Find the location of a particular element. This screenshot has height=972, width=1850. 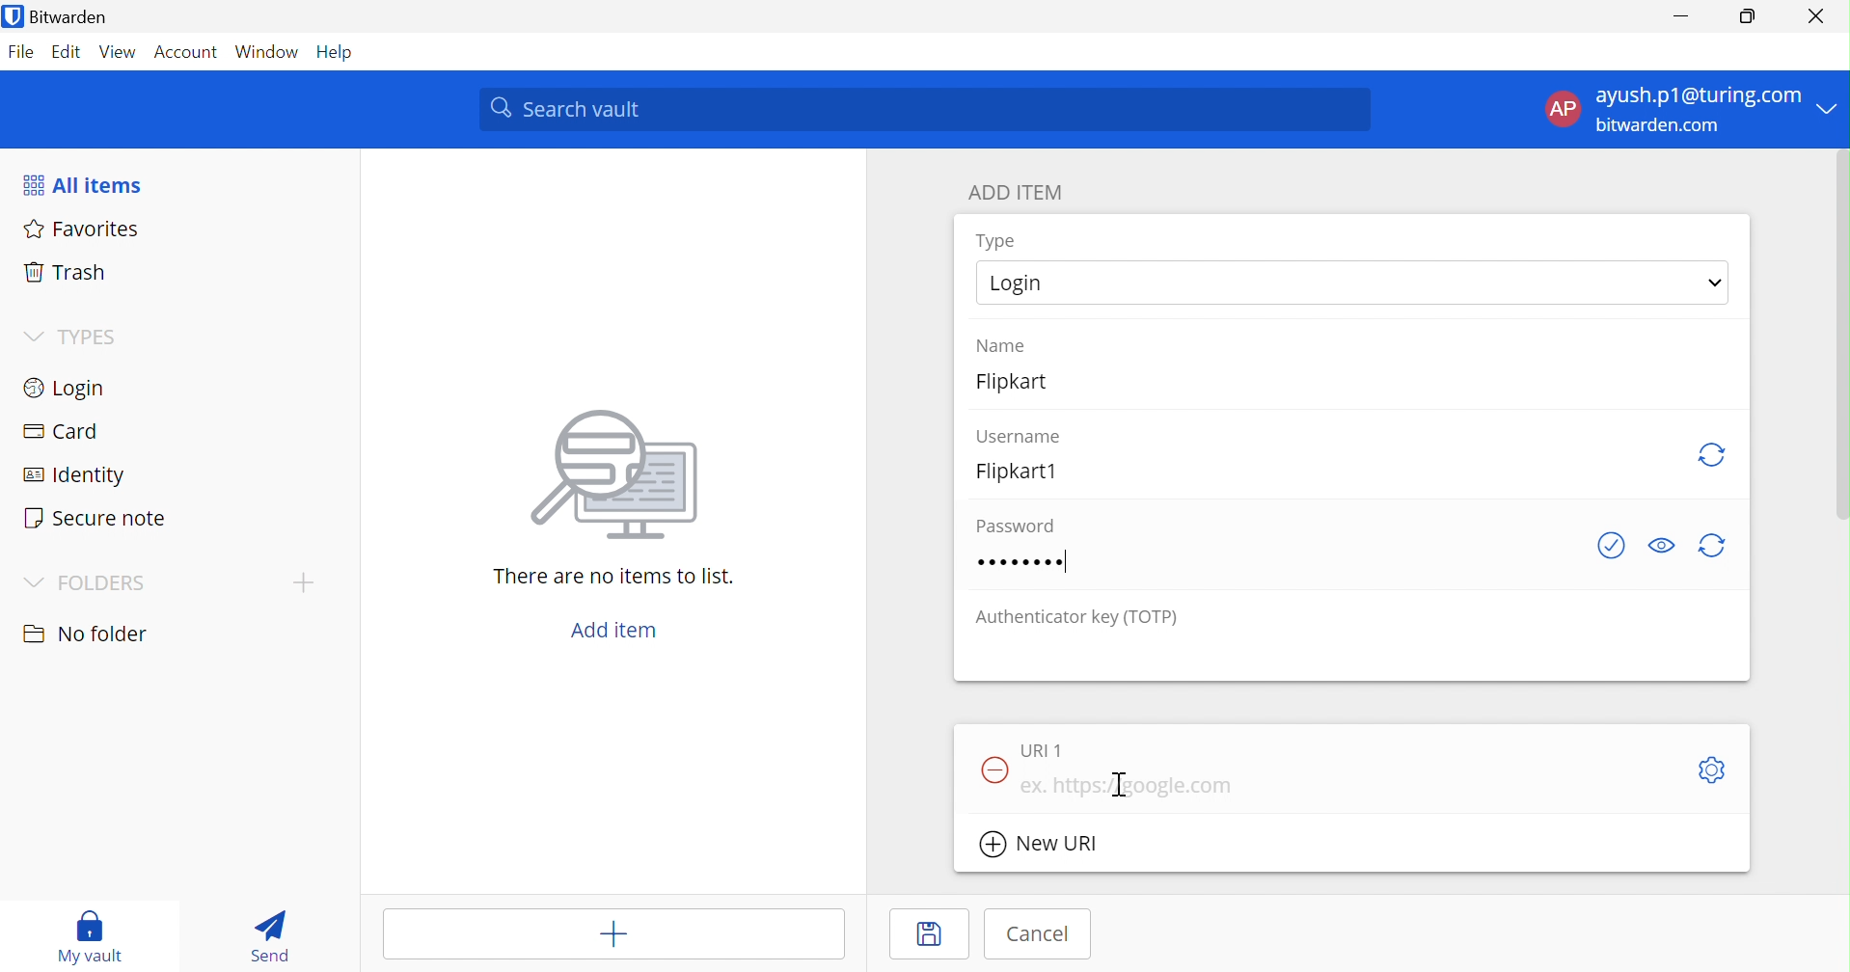

TYPES is located at coordinates (92, 337).